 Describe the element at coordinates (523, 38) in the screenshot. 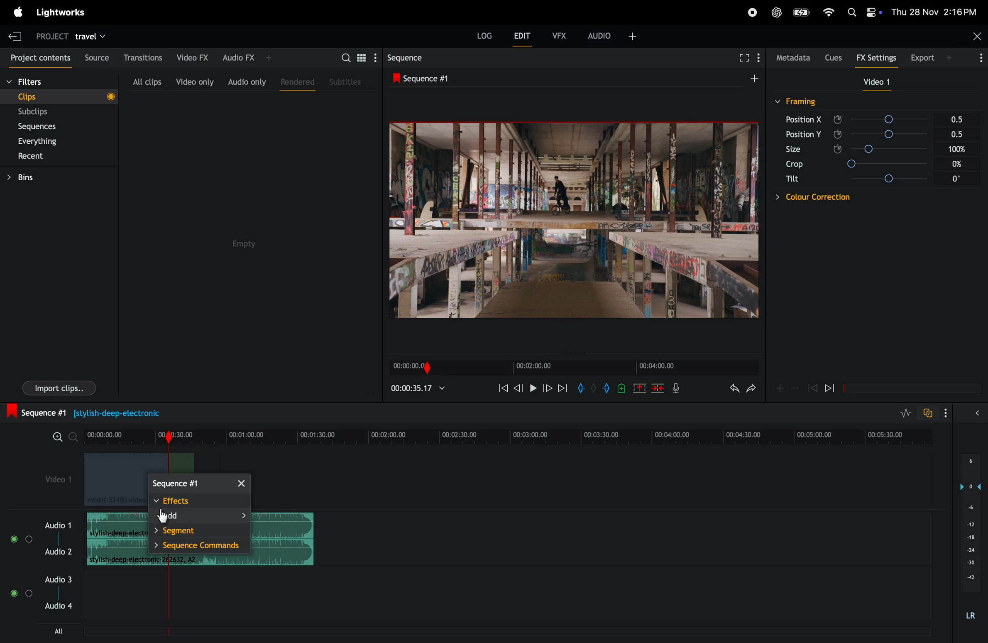

I see `edit` at that location.